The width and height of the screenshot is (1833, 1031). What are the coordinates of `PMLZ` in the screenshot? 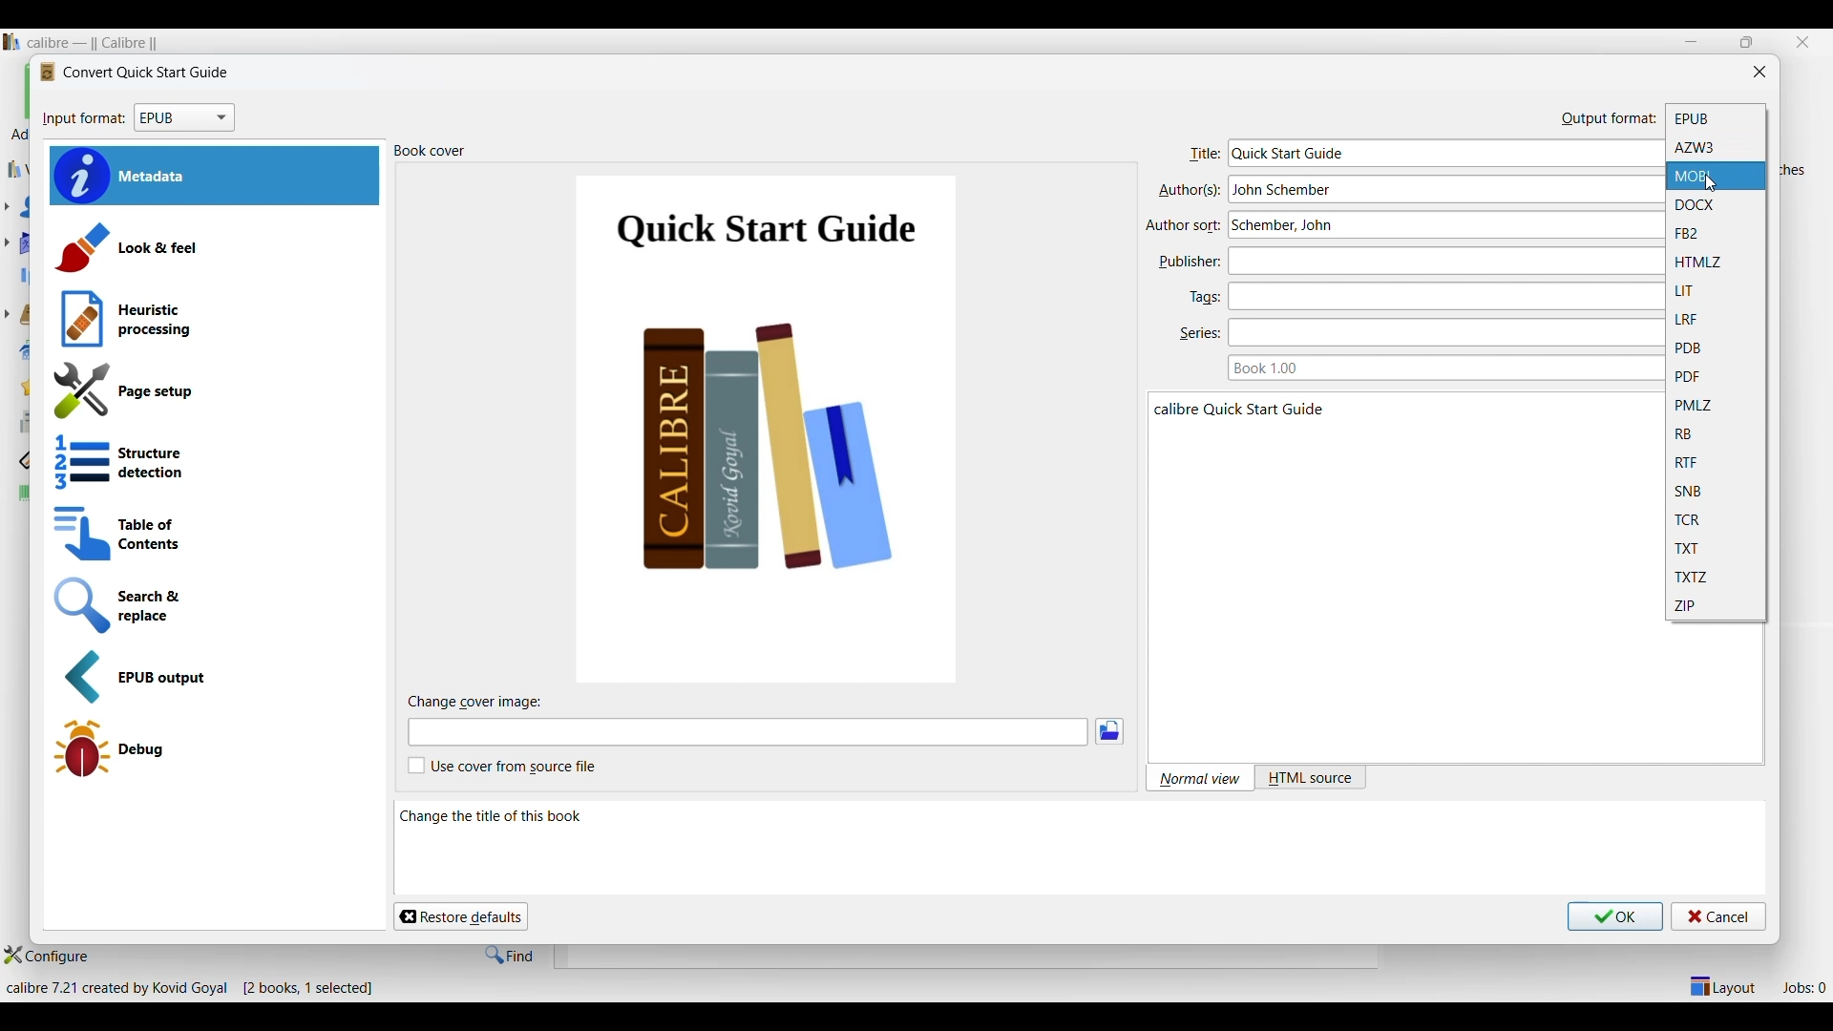 It's located at (1716, 405).